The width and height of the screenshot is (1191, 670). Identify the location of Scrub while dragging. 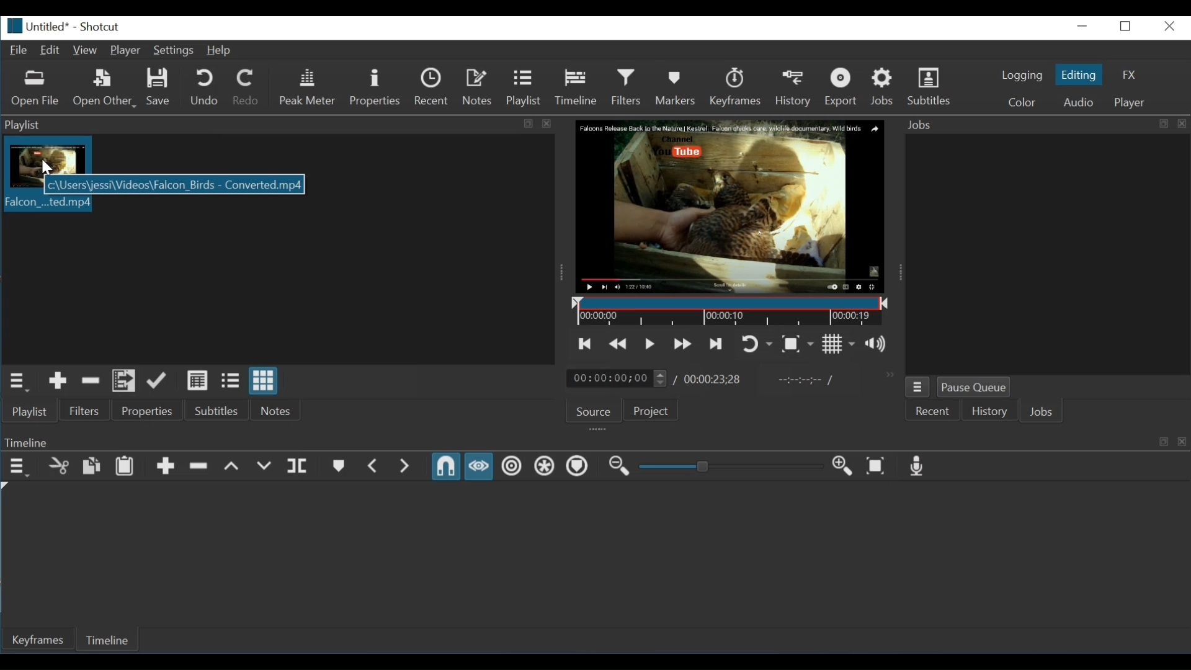
(479, 467).